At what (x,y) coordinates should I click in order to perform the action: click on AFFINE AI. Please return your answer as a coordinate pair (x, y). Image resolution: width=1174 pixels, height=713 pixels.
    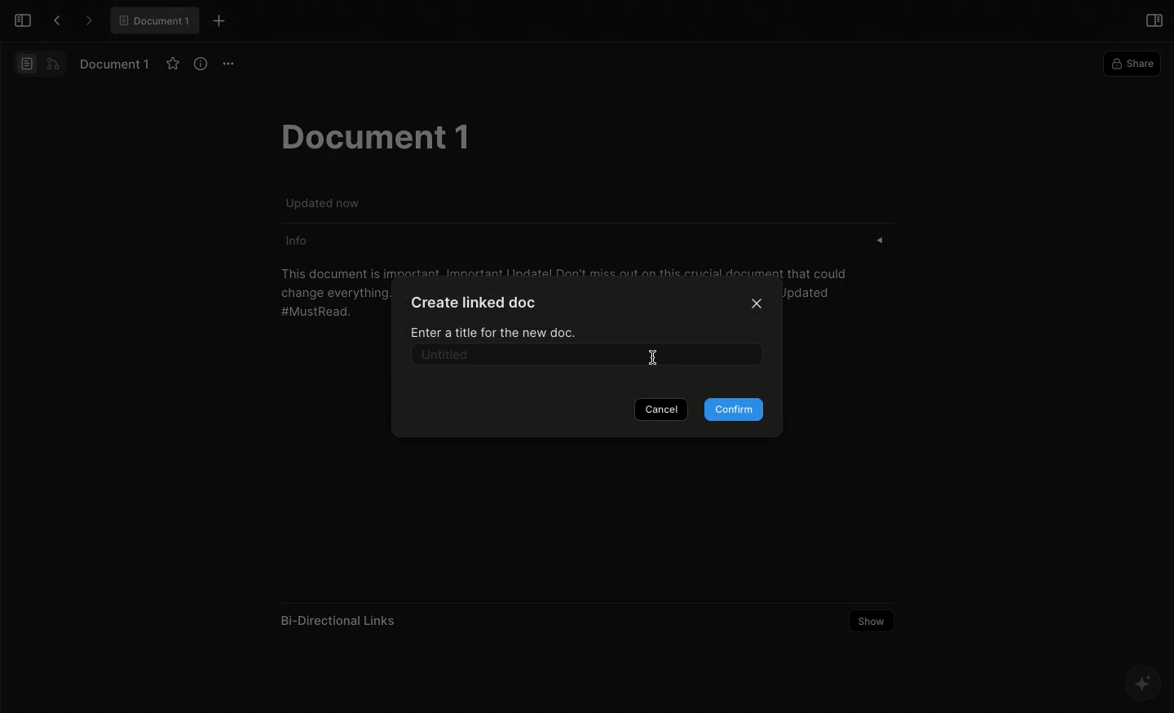
    Looking at the image, I should click on (1141, 684).